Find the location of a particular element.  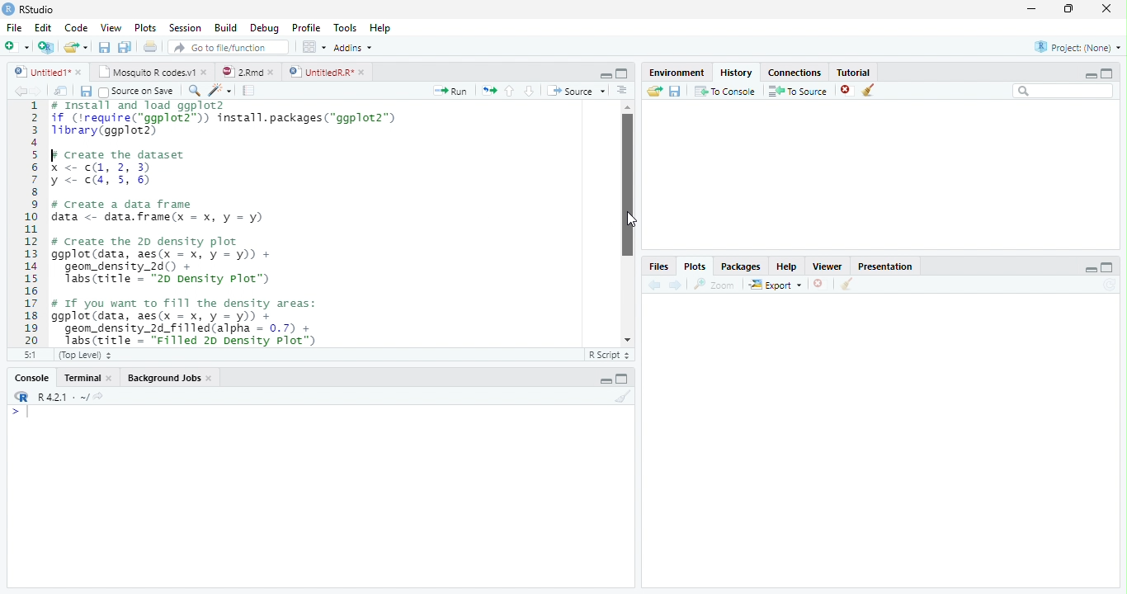

Profile is located at coordinates (307, 28).